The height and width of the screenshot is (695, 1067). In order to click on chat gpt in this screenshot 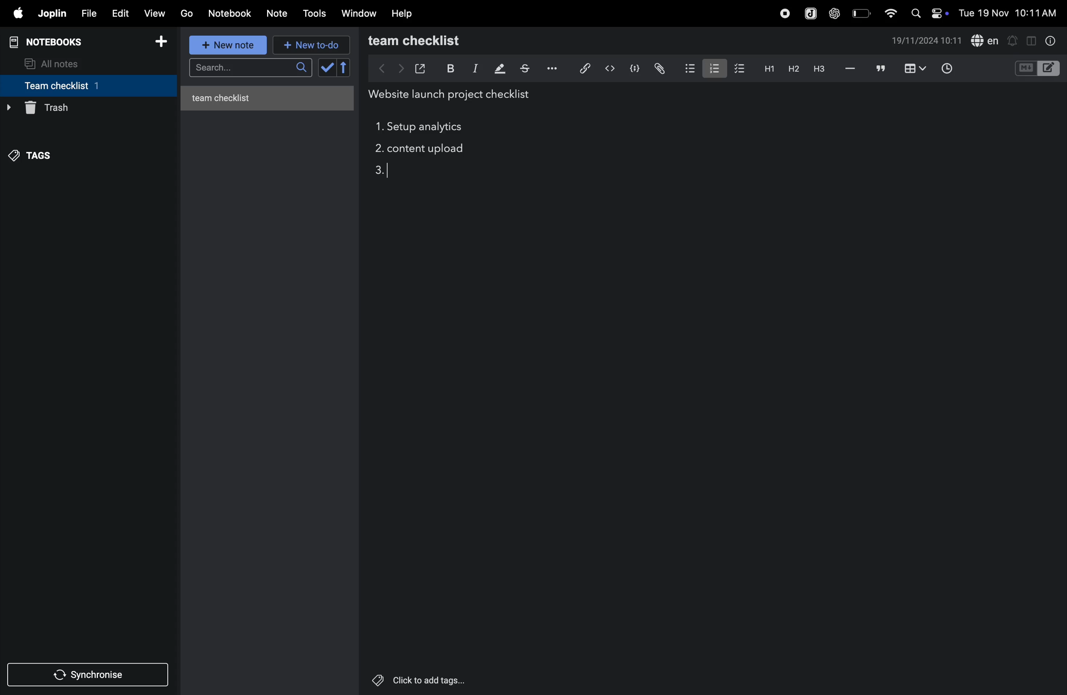, I will do `click(833, 13)`.